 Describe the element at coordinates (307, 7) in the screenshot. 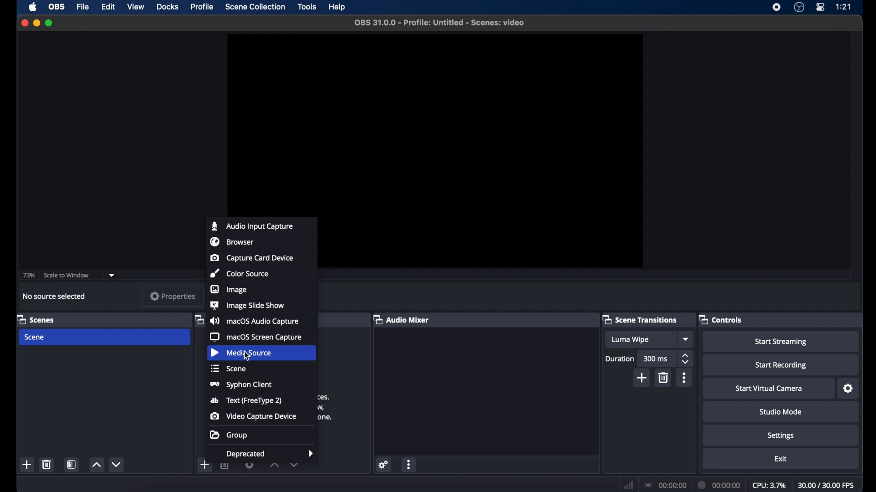

I see `tools` at that location.